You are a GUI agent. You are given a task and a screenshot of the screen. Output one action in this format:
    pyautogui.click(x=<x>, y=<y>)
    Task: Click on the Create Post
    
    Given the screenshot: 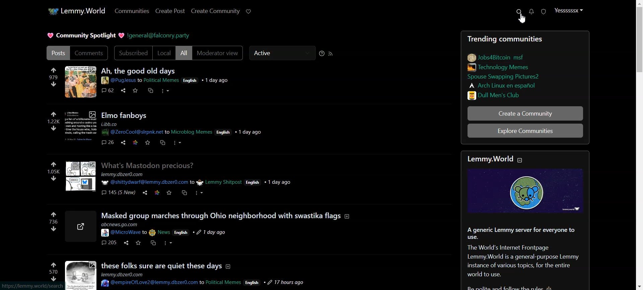 What is the action you would take?
    pyautogui.click(x=170, y=11)
    